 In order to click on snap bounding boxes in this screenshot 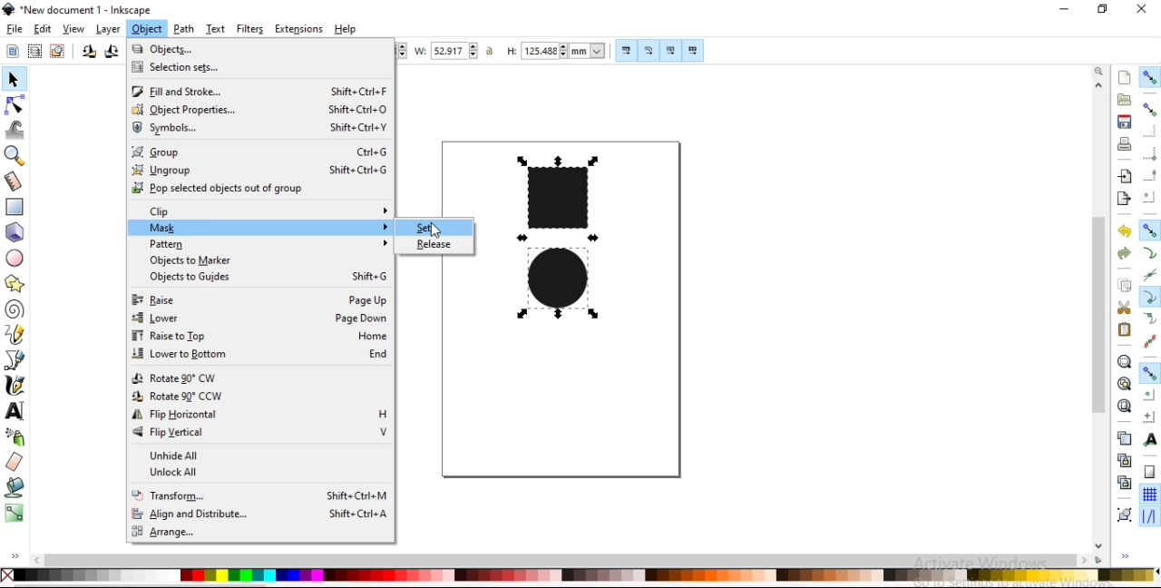, I will do `click(1149, 108)`.